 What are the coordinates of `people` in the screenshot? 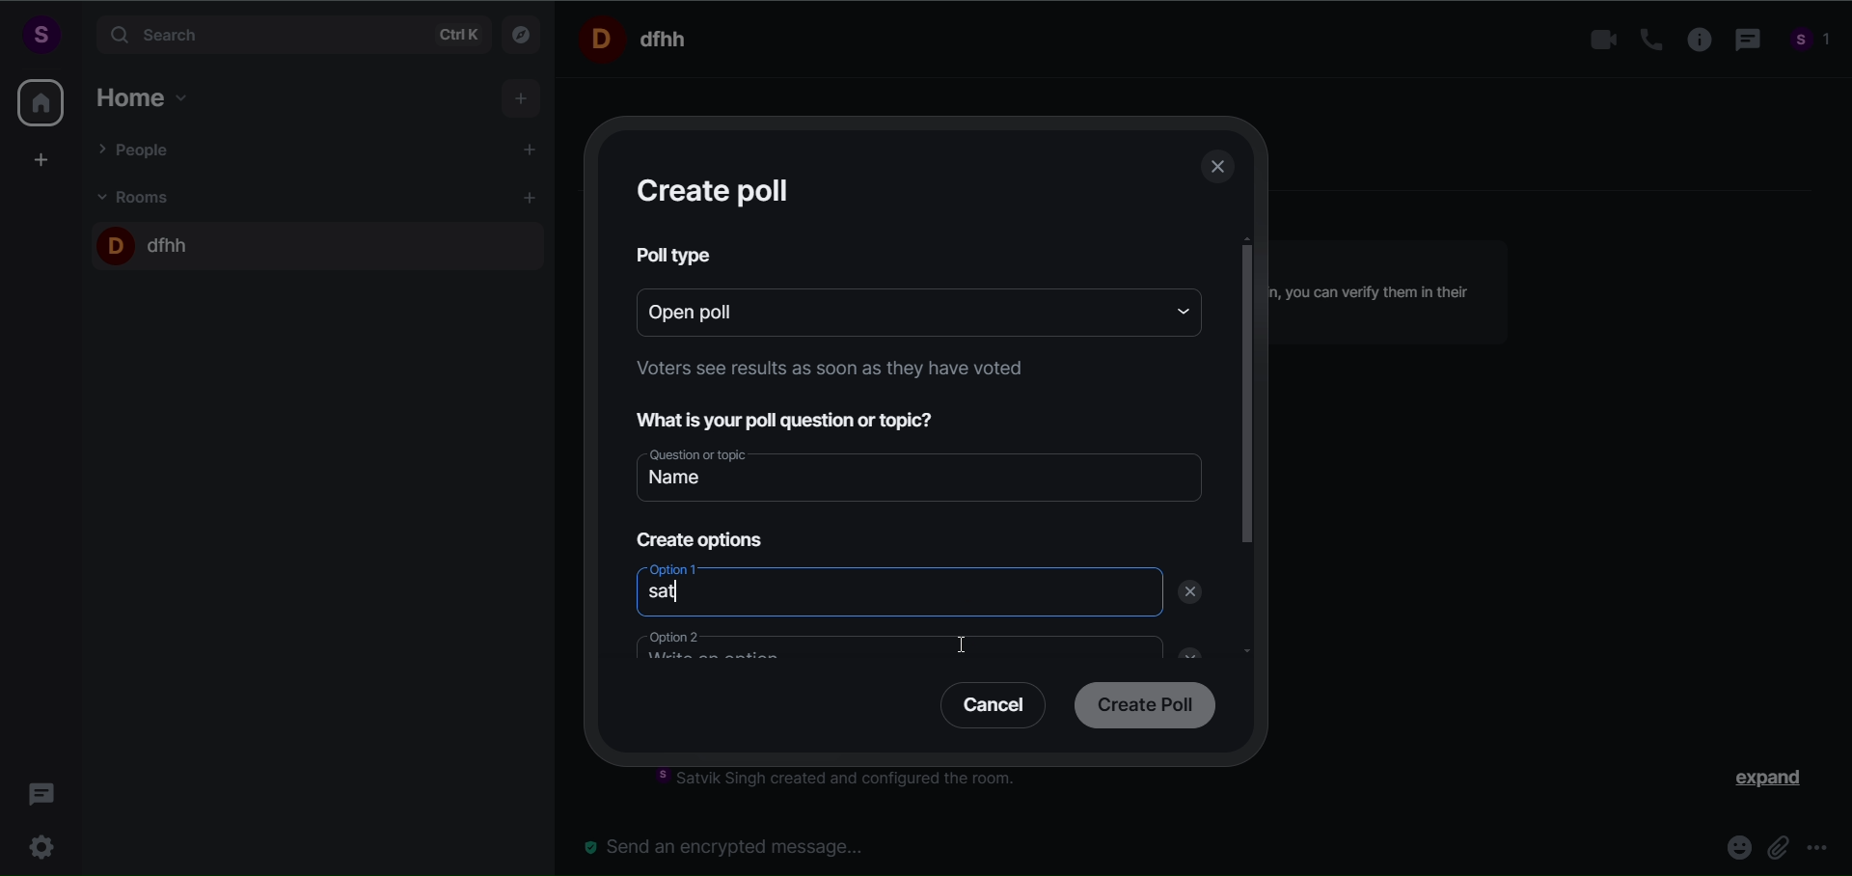 It's located at (138, 149).